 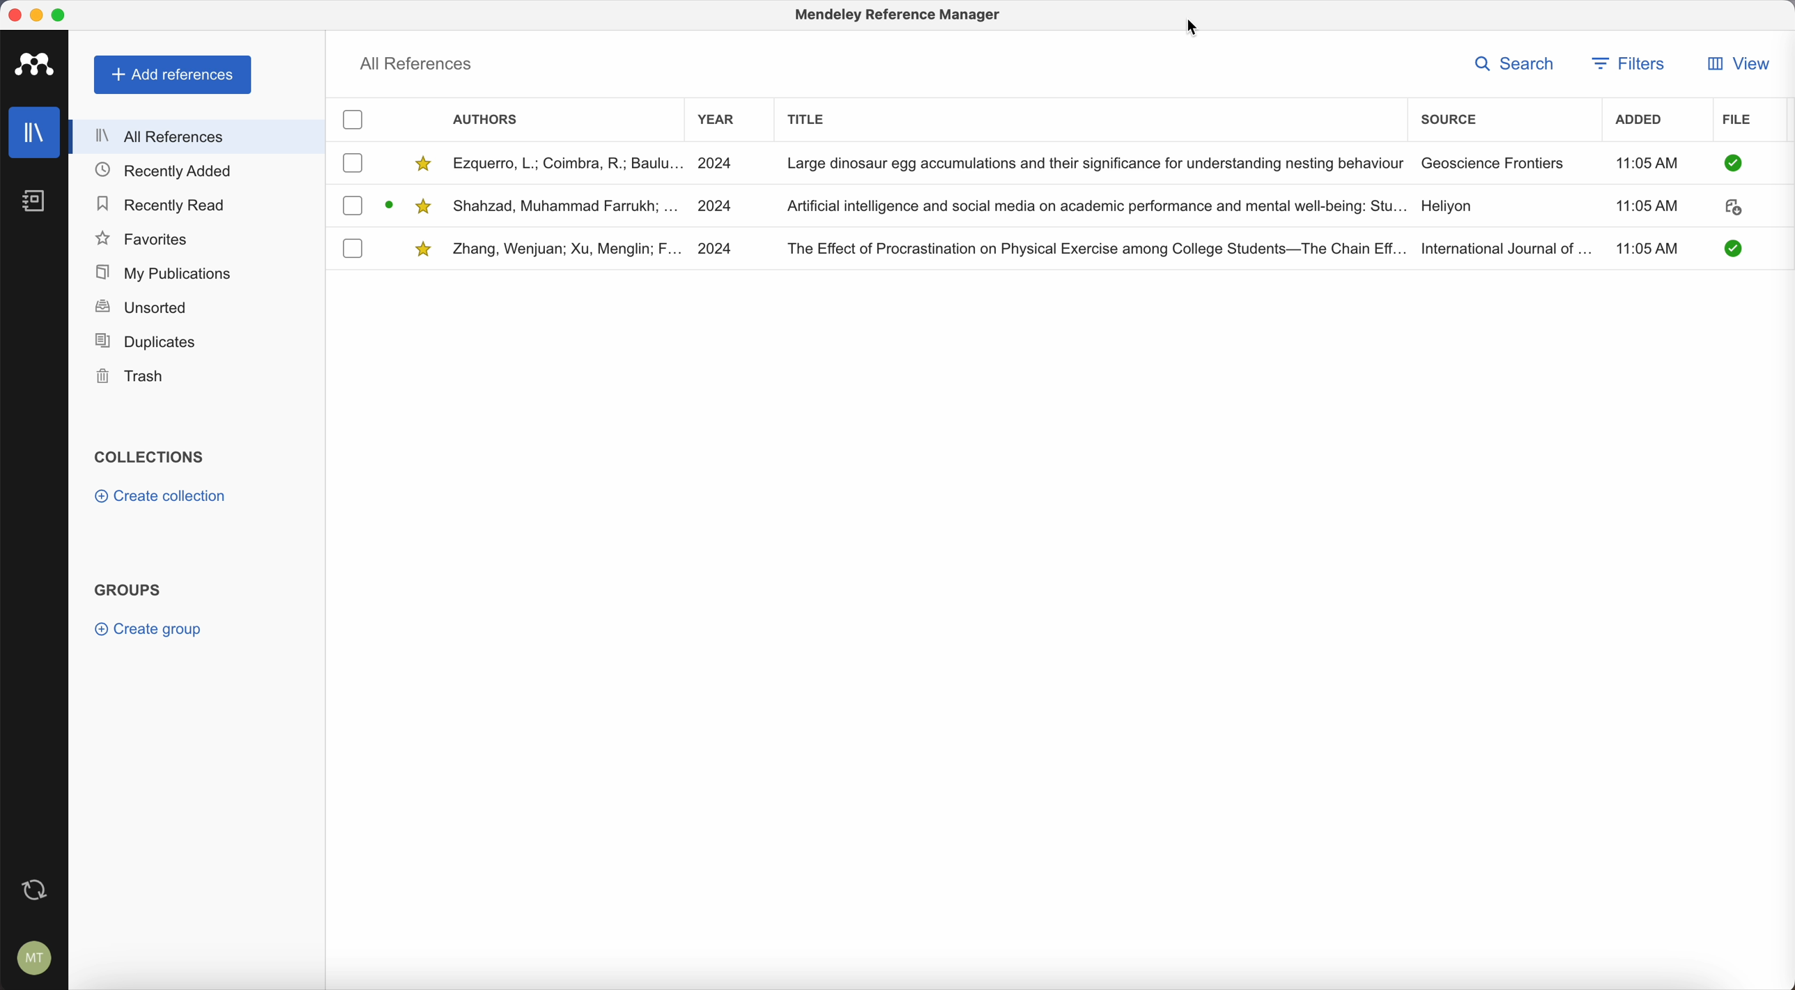 I want to click on library, so click(x=36, y=134).